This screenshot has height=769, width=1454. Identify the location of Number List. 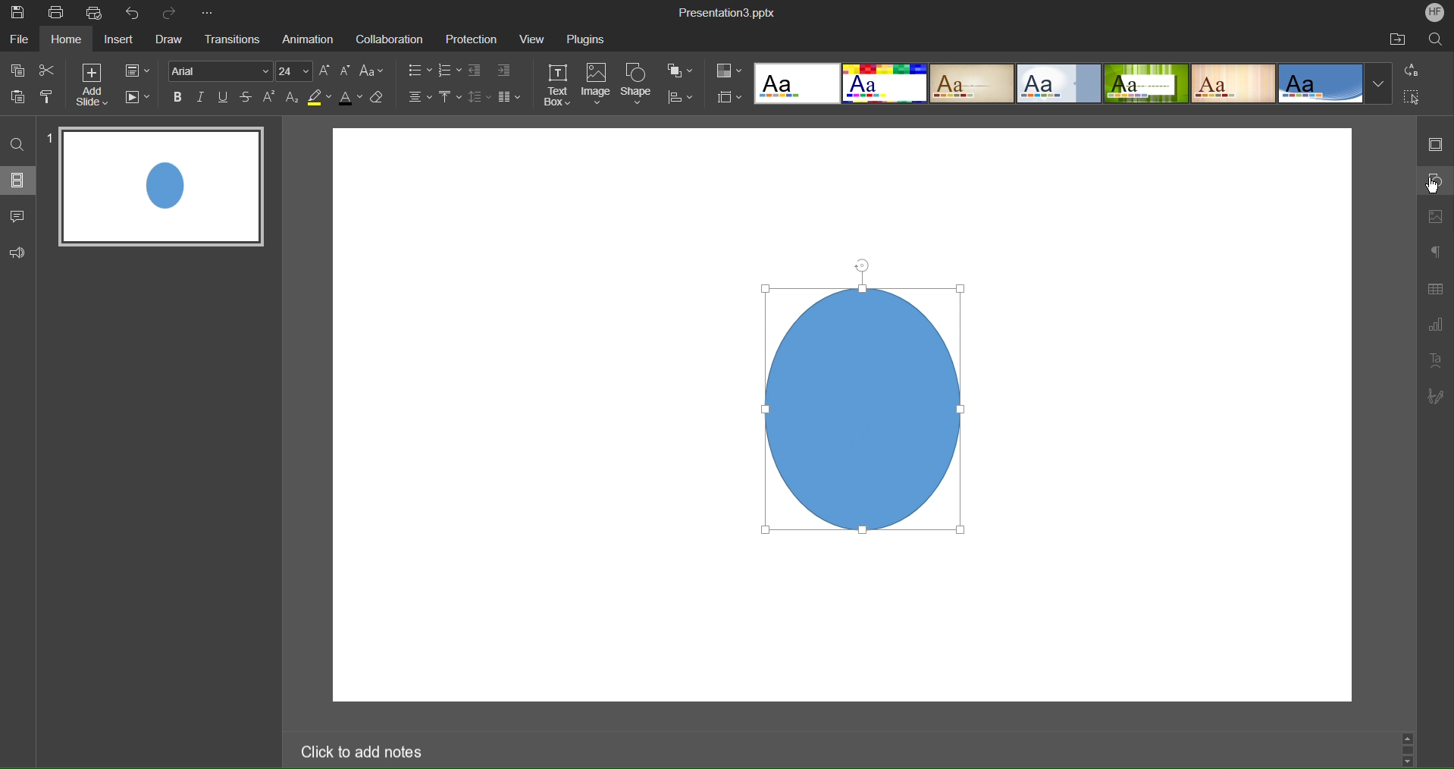
(450, 72).